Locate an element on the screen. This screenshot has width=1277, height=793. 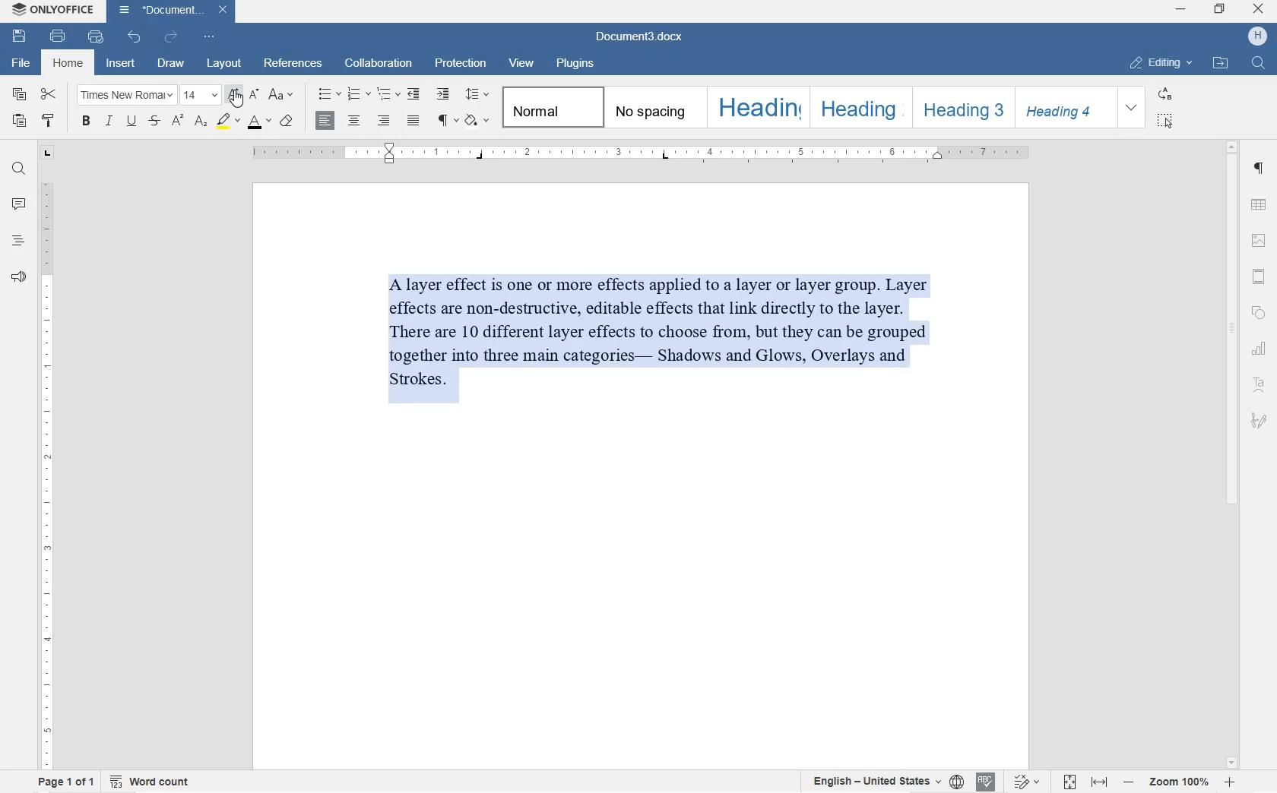
REPLACE is located at coordinates (1165, 94).